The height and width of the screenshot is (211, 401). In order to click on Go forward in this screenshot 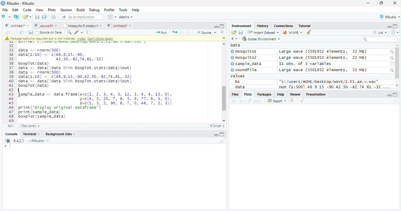, I will do `click(13, 32)`.